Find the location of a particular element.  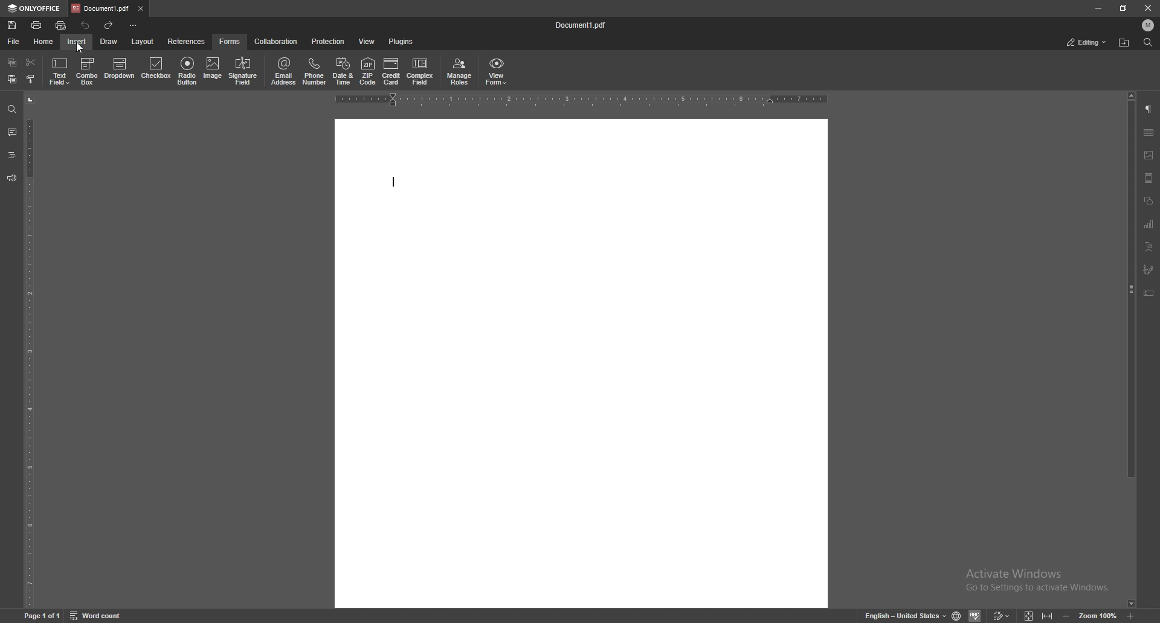

credit card is located at coordinates (392, 71).